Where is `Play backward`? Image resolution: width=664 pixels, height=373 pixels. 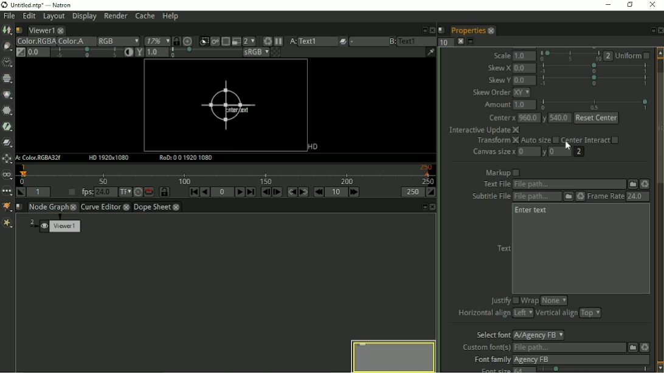 Play backward is located at coordinates (205, 192).